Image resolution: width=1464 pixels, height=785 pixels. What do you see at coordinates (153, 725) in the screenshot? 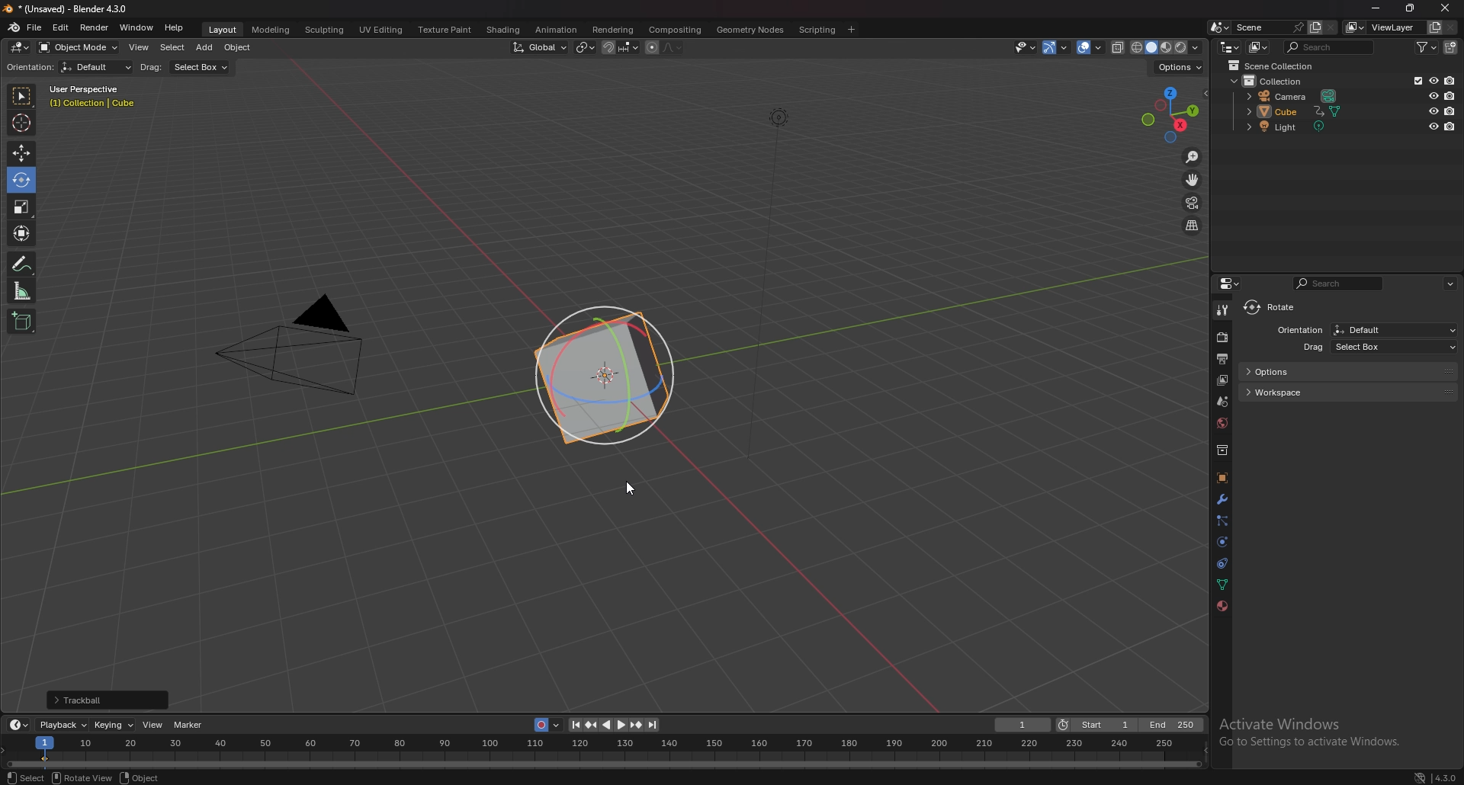
I see `view` at bounding box center [153, 725].